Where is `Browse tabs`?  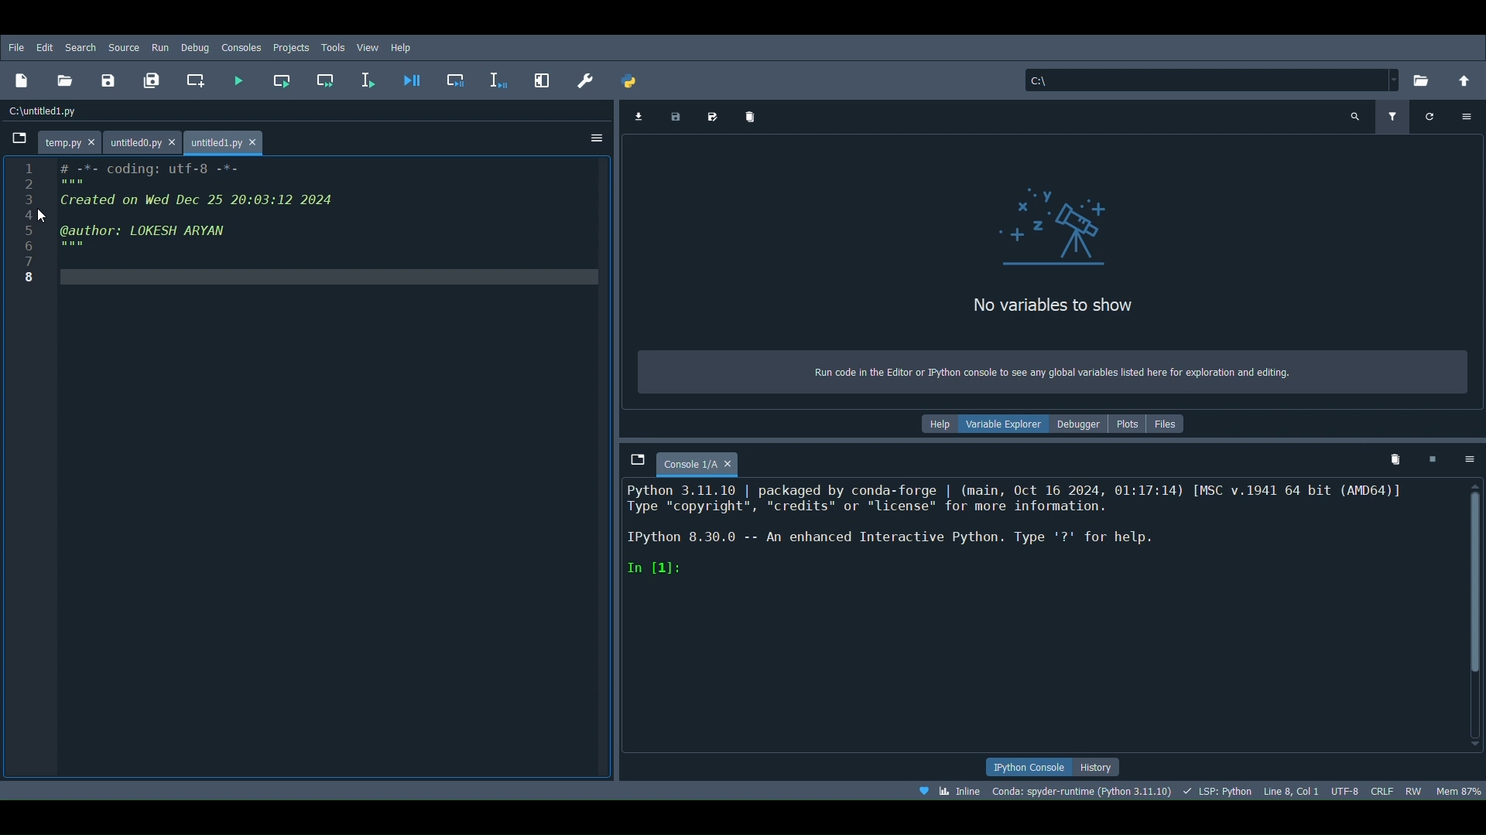 Browse tabs is located at coordinates (18, 140).